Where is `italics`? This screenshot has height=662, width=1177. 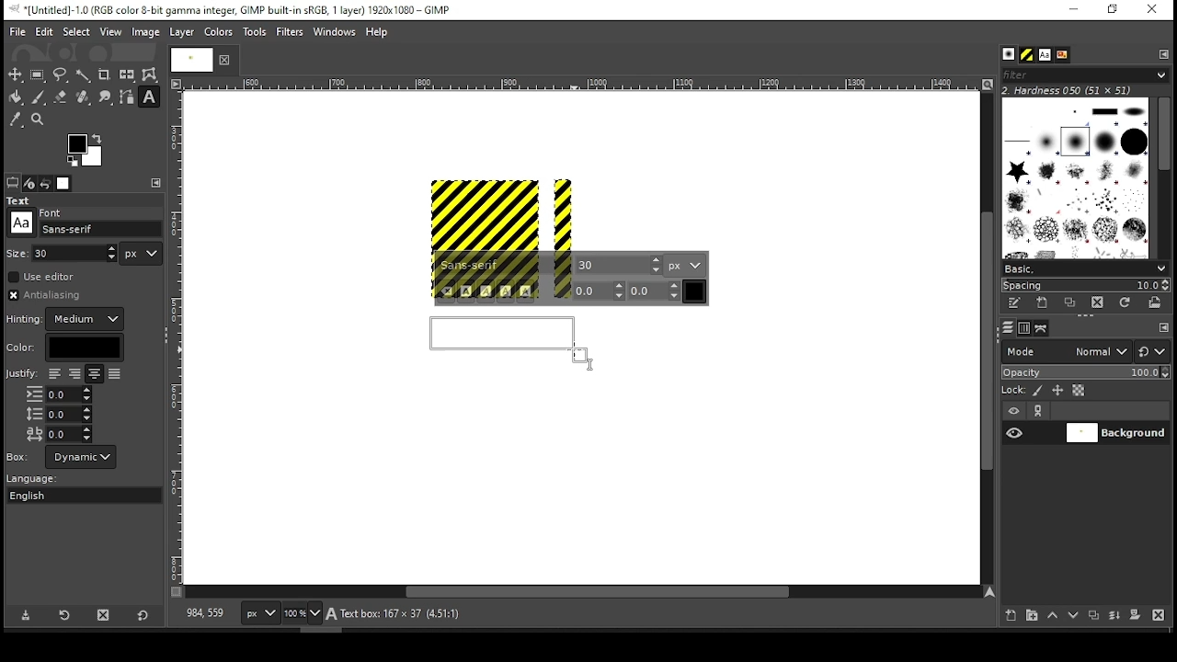 italics is located at coordinates (486, 291).